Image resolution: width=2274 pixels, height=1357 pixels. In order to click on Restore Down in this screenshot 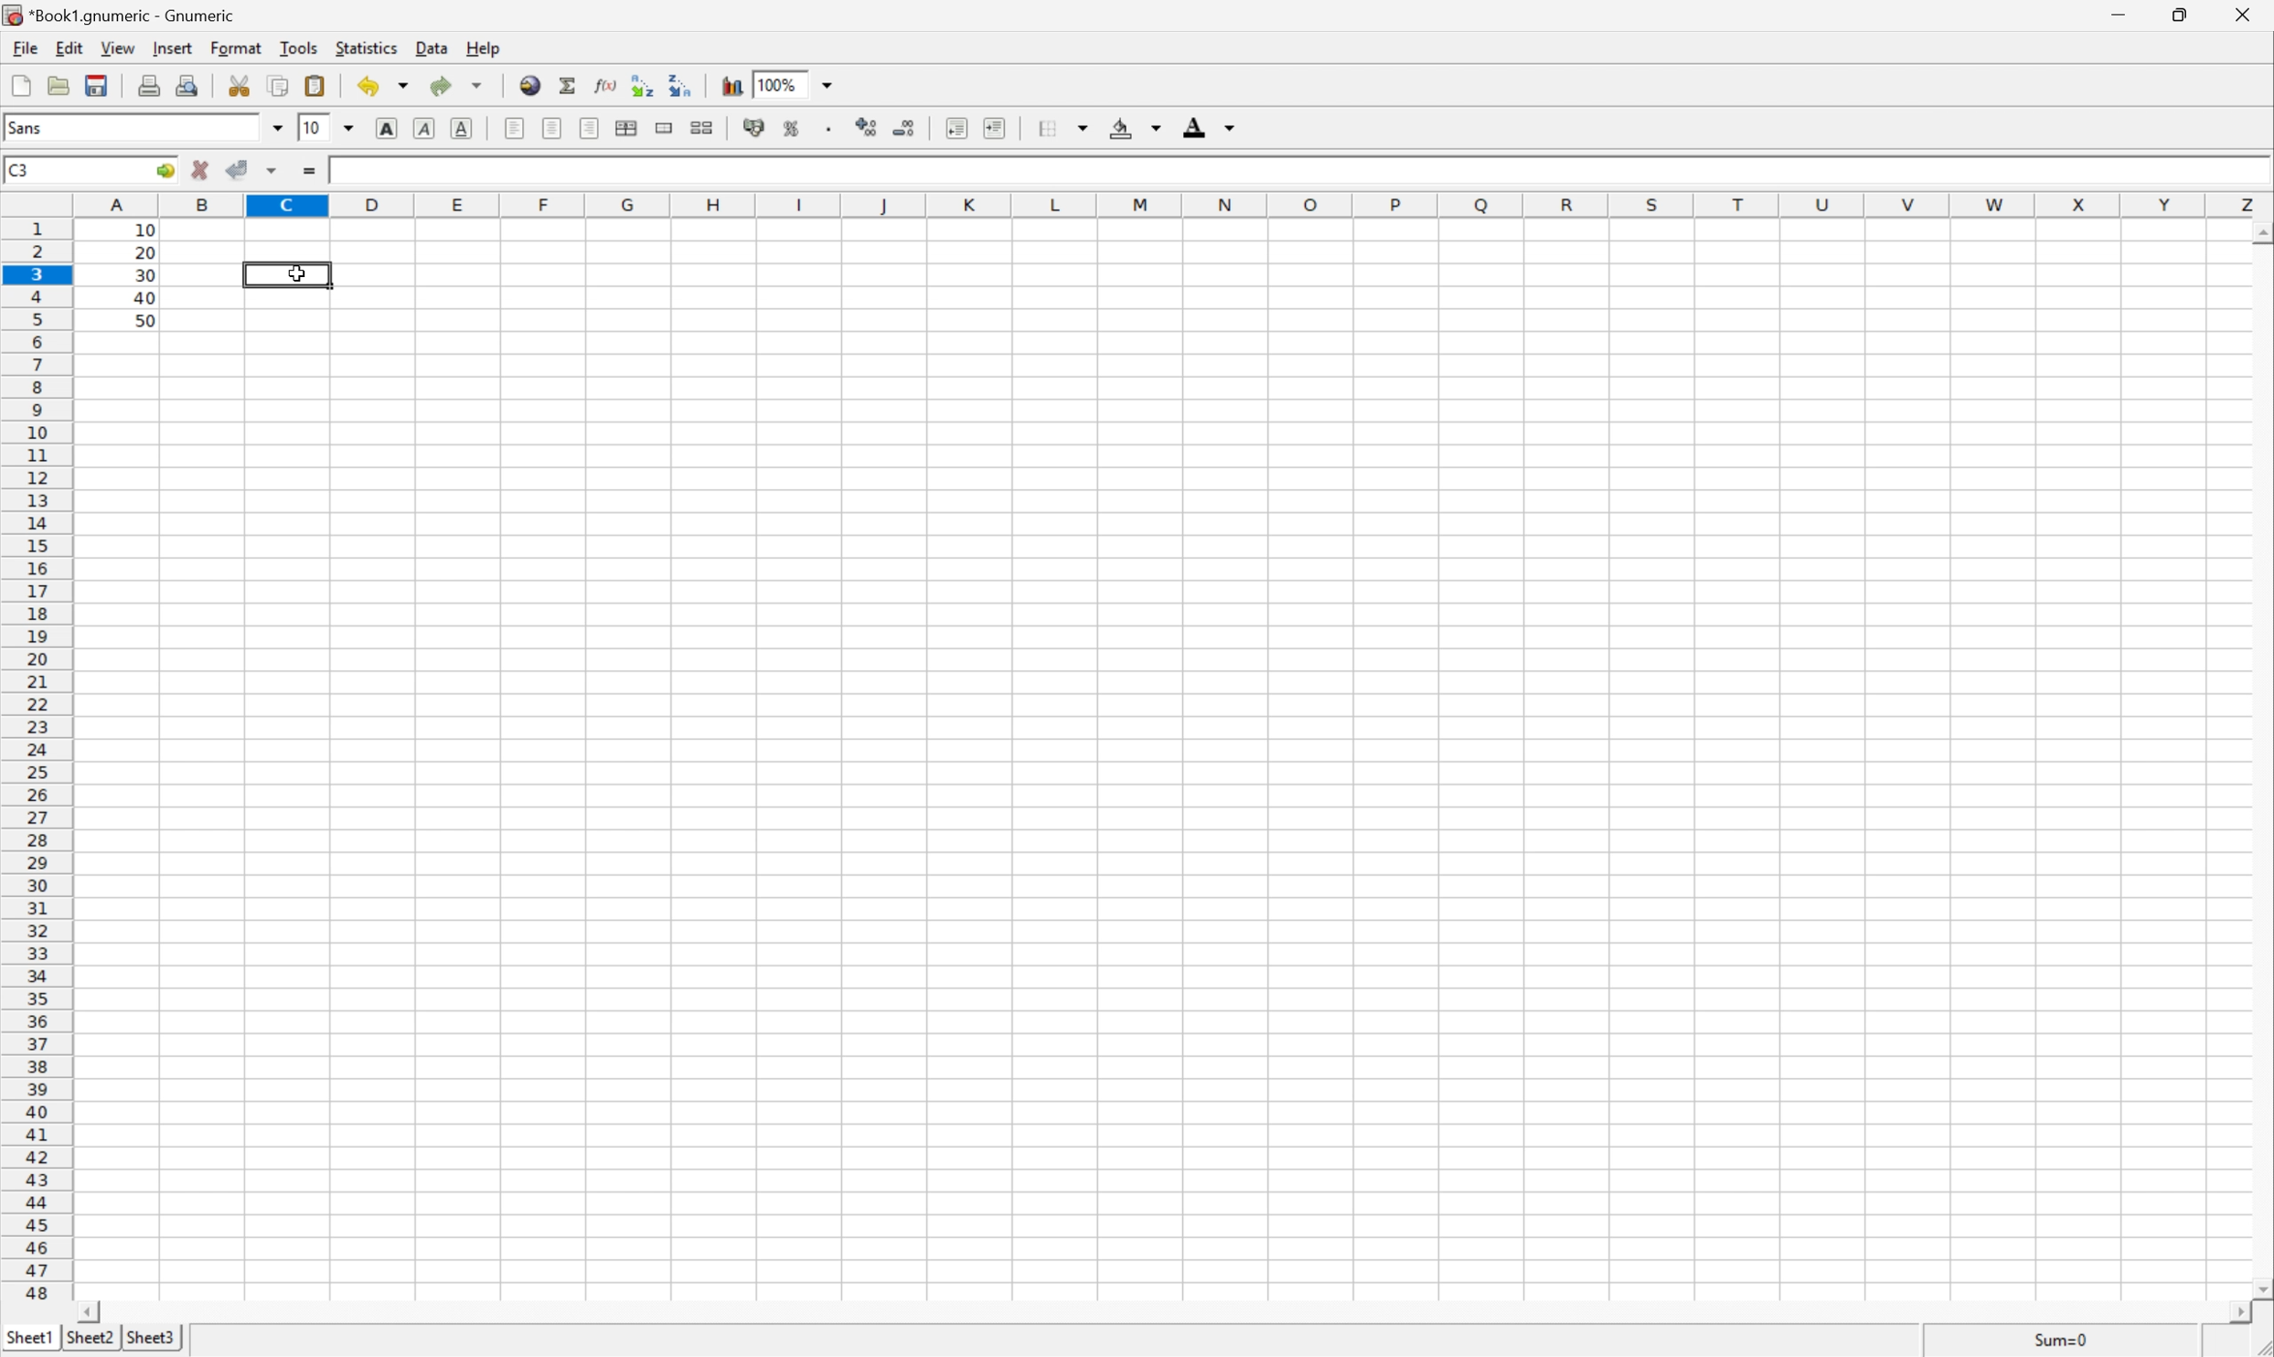, I will do `click(2174, 15)`.